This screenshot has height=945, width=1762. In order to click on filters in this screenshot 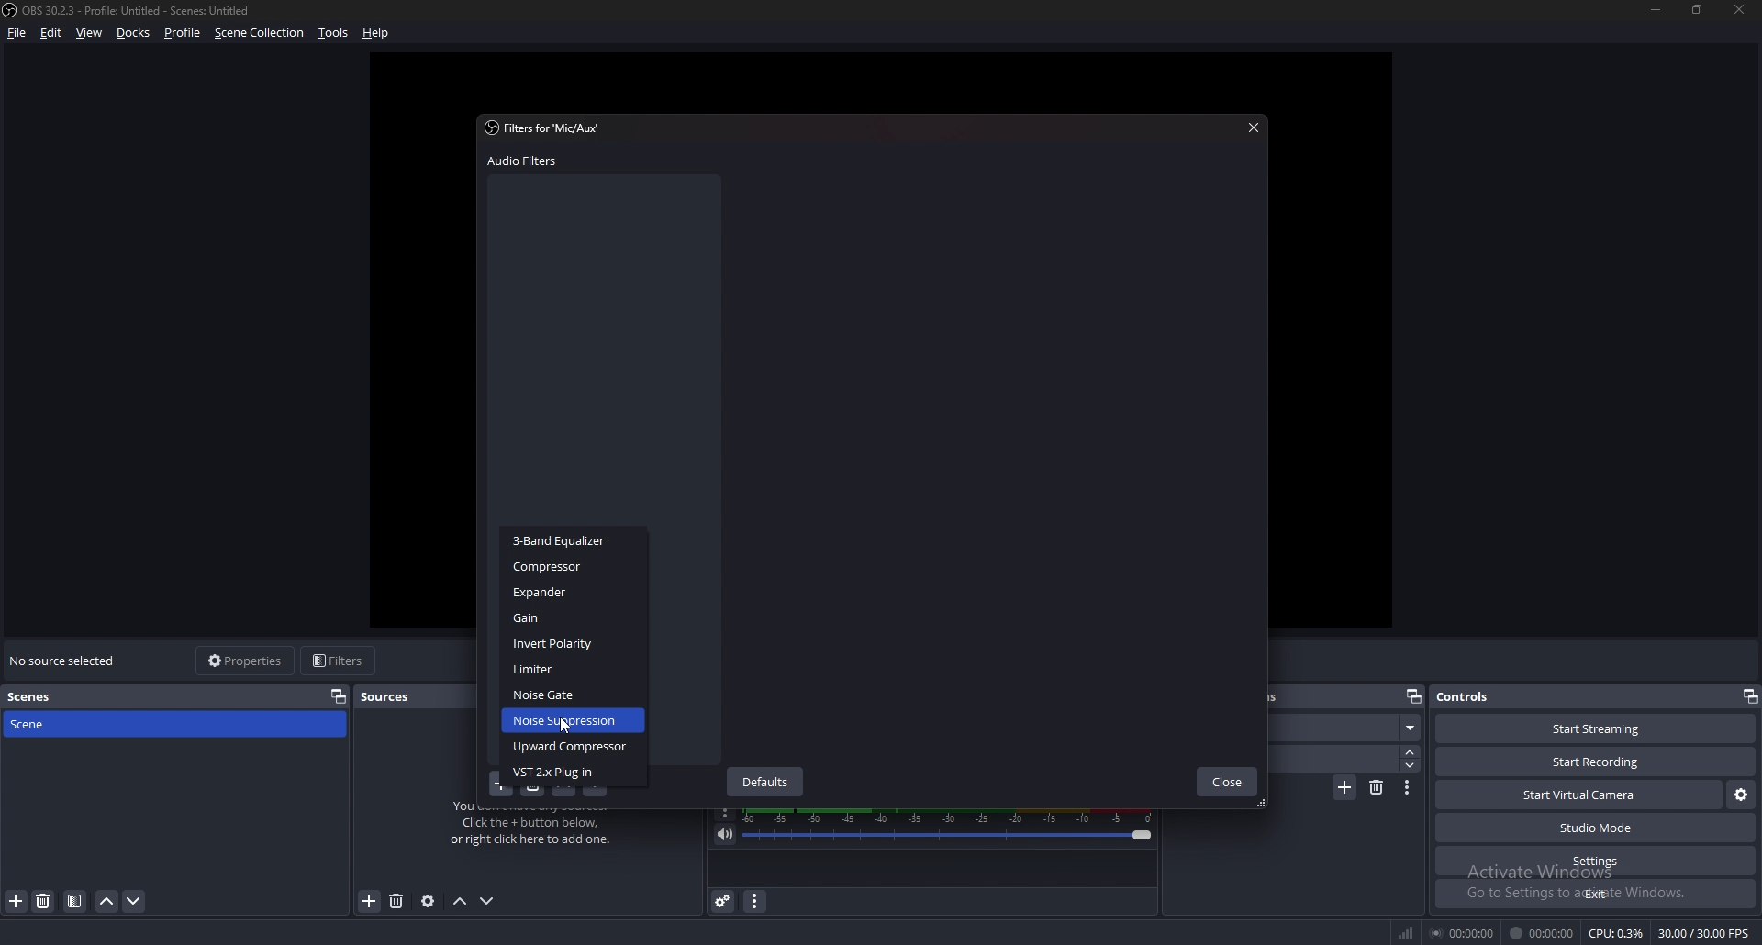, I will do `click(340, 661)`.